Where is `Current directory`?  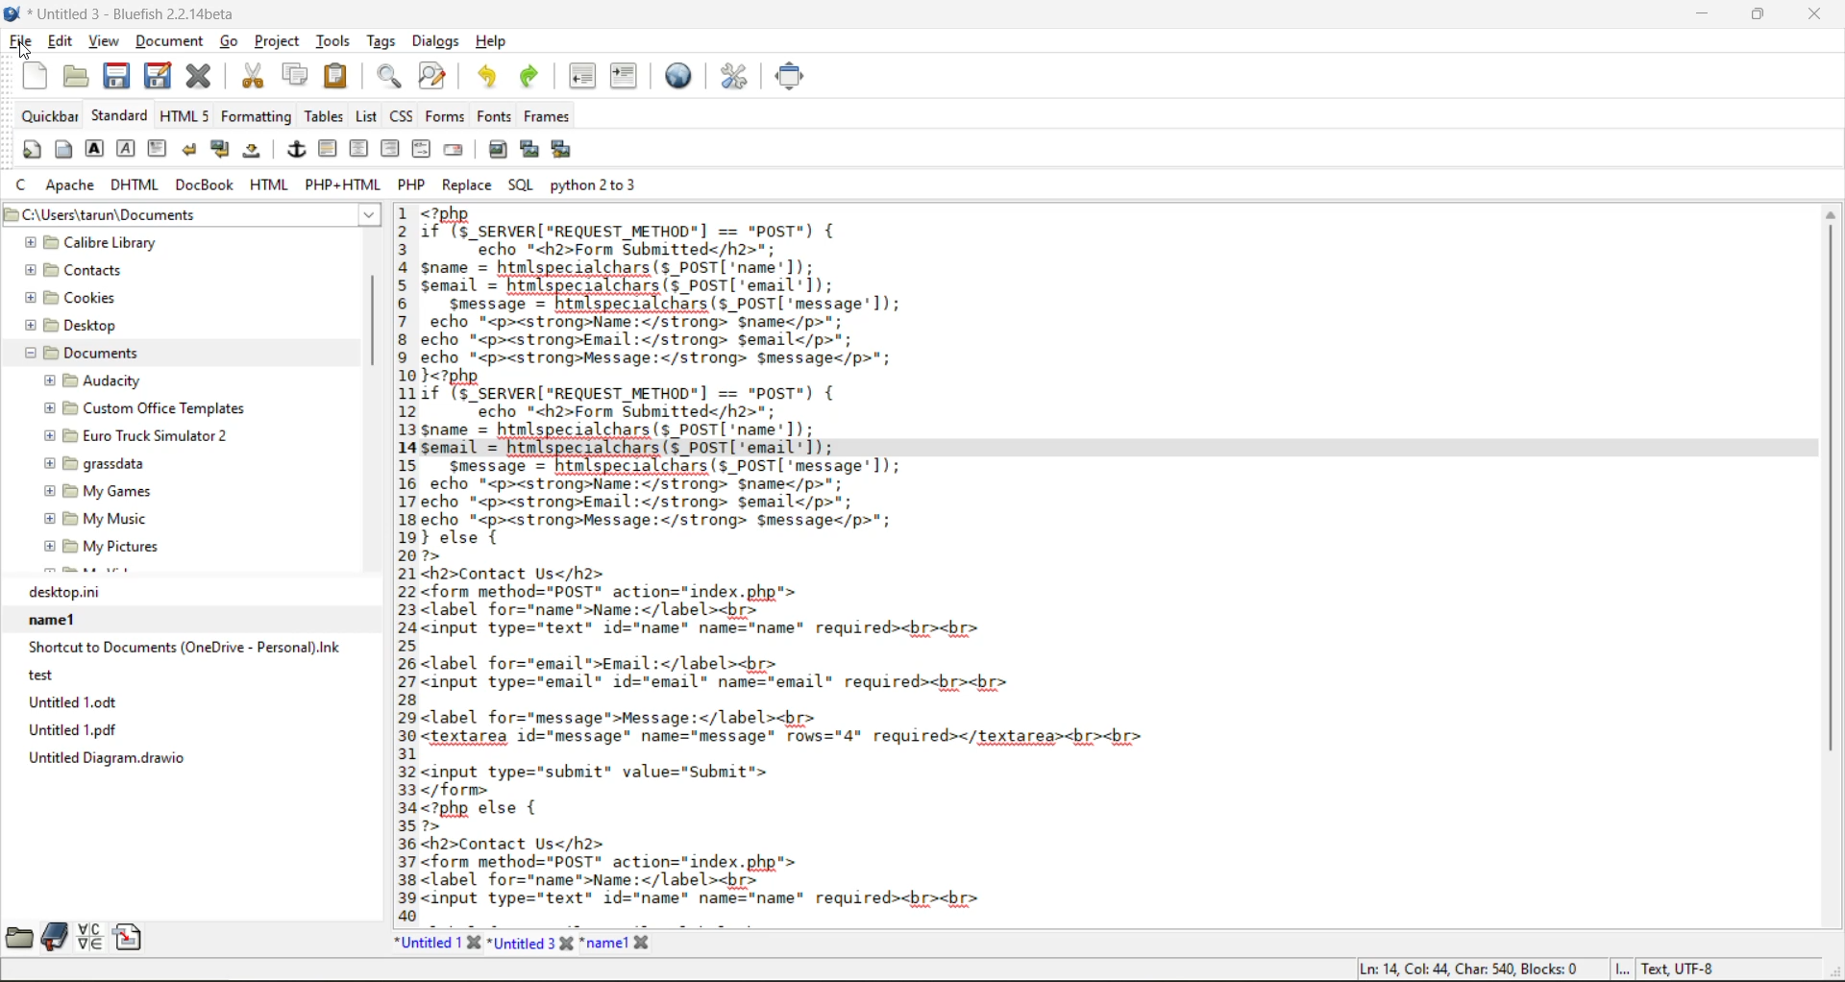
Current directory is located at coordinates (262, 215).